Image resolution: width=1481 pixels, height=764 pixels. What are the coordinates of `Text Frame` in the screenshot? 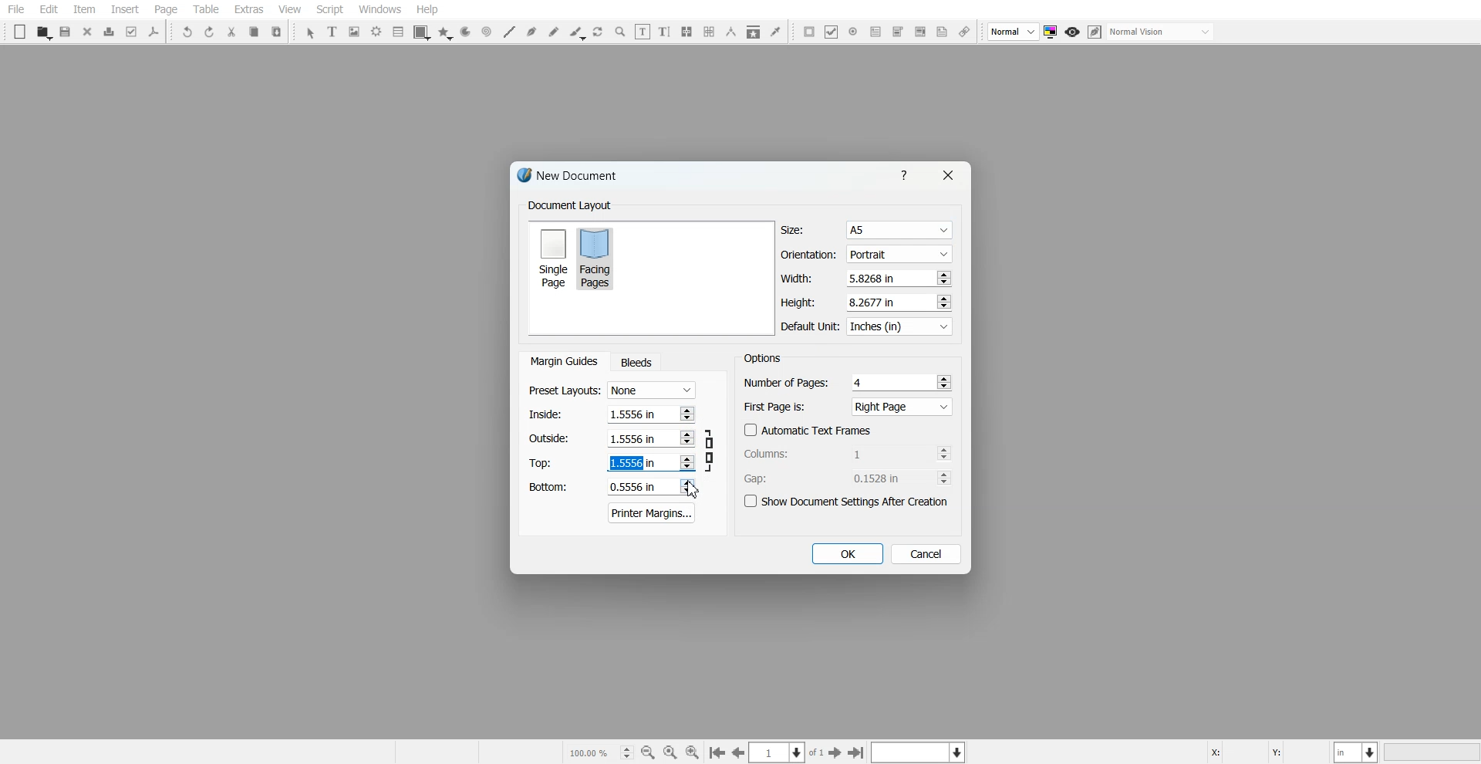 It's located at (333, 31).